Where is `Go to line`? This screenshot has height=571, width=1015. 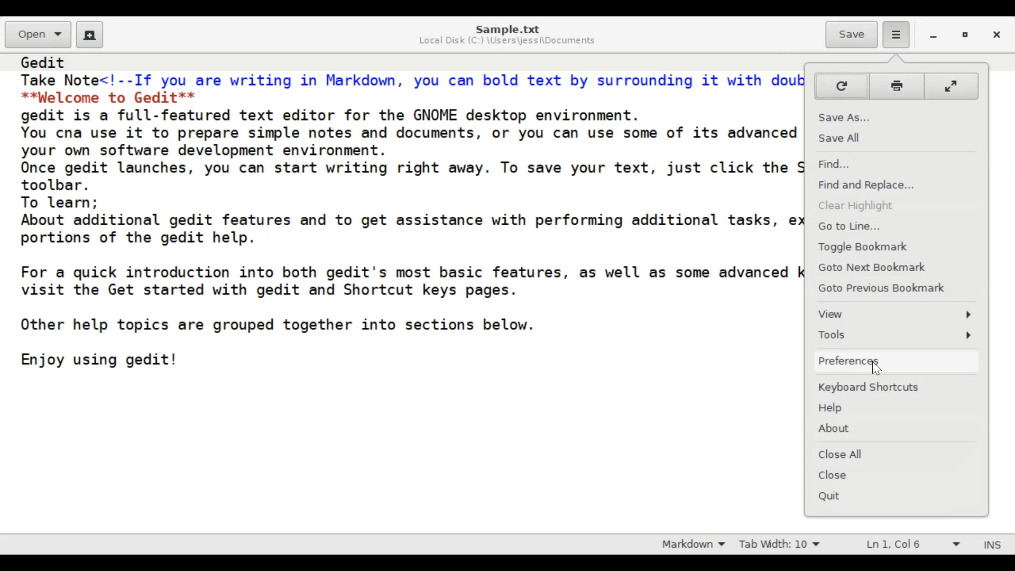 Go to line is located at coordinates (850, 226).